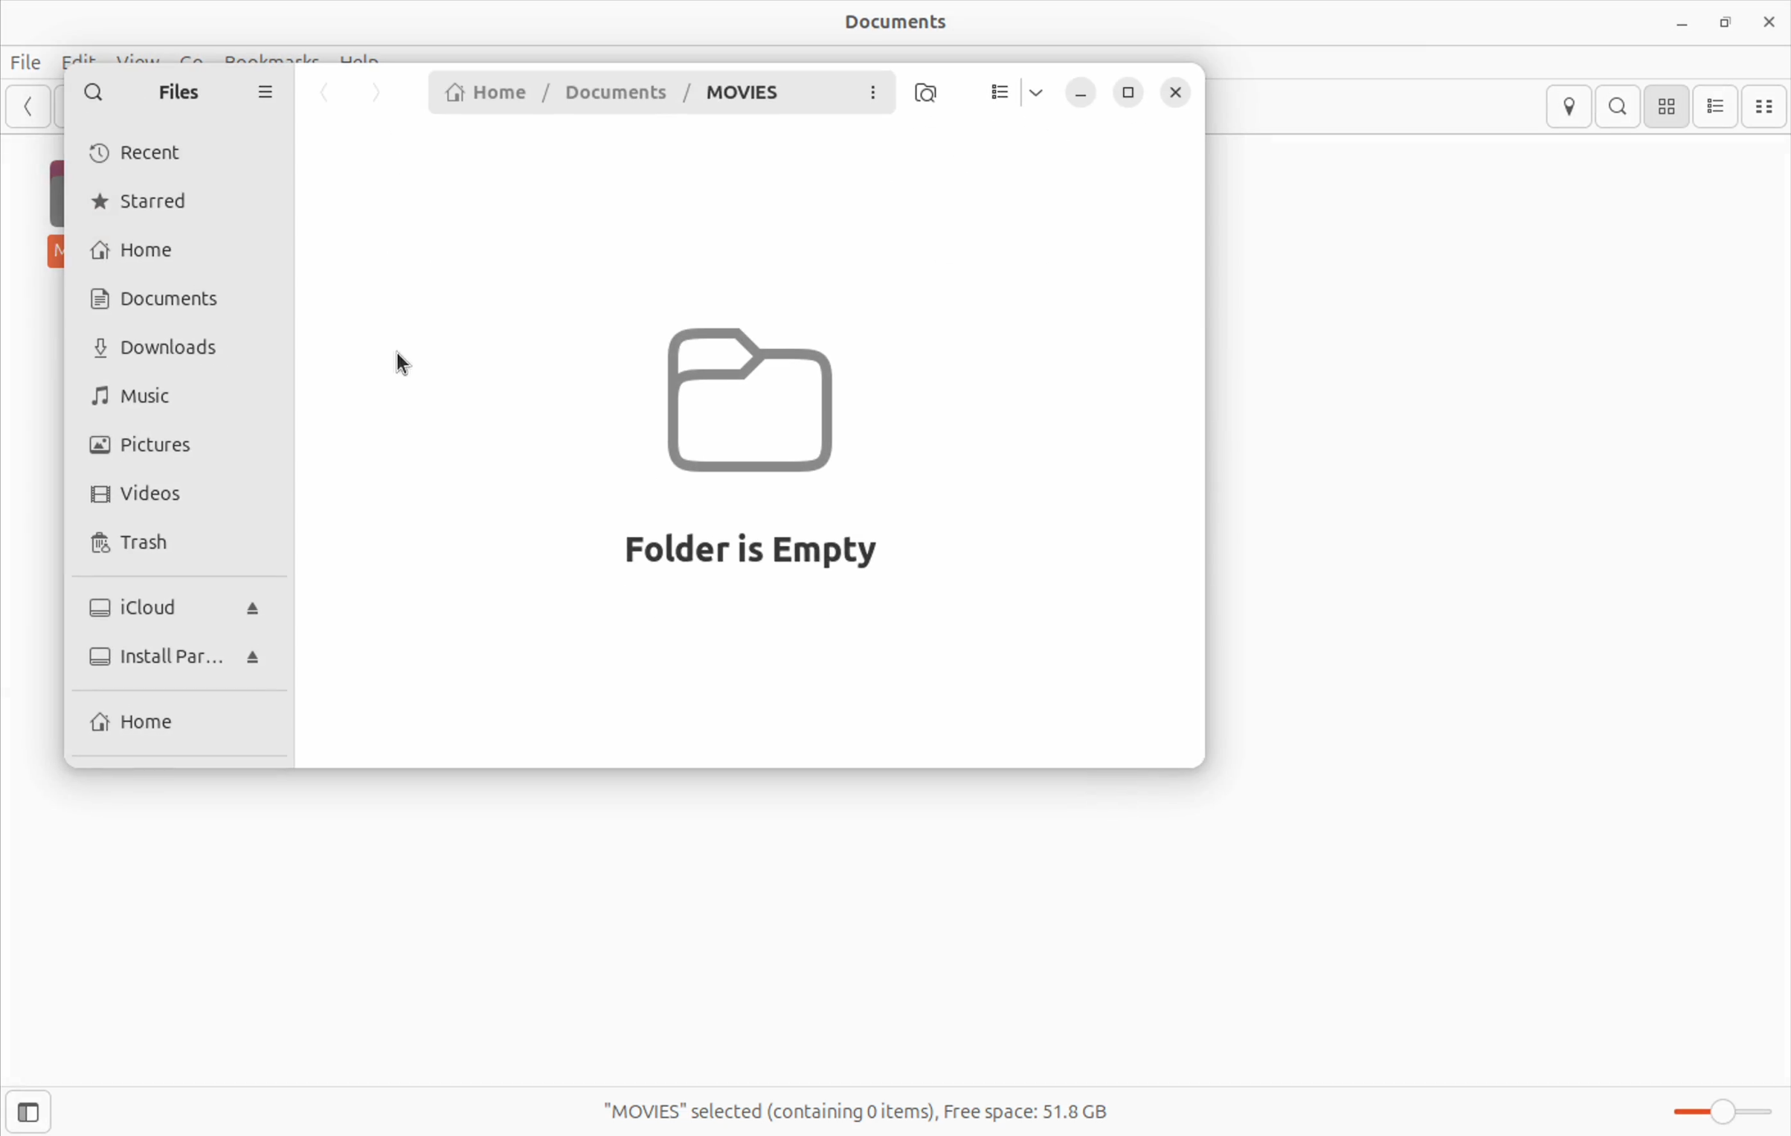 Image resolution: width=1791 pixels, height=1136 pixels. Describe the element at coordinates (143, 495) in the screenshot. I see `Videos` at that location.